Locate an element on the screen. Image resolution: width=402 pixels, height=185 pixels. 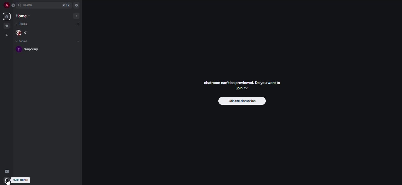
room is located at coordinates (29, 50).